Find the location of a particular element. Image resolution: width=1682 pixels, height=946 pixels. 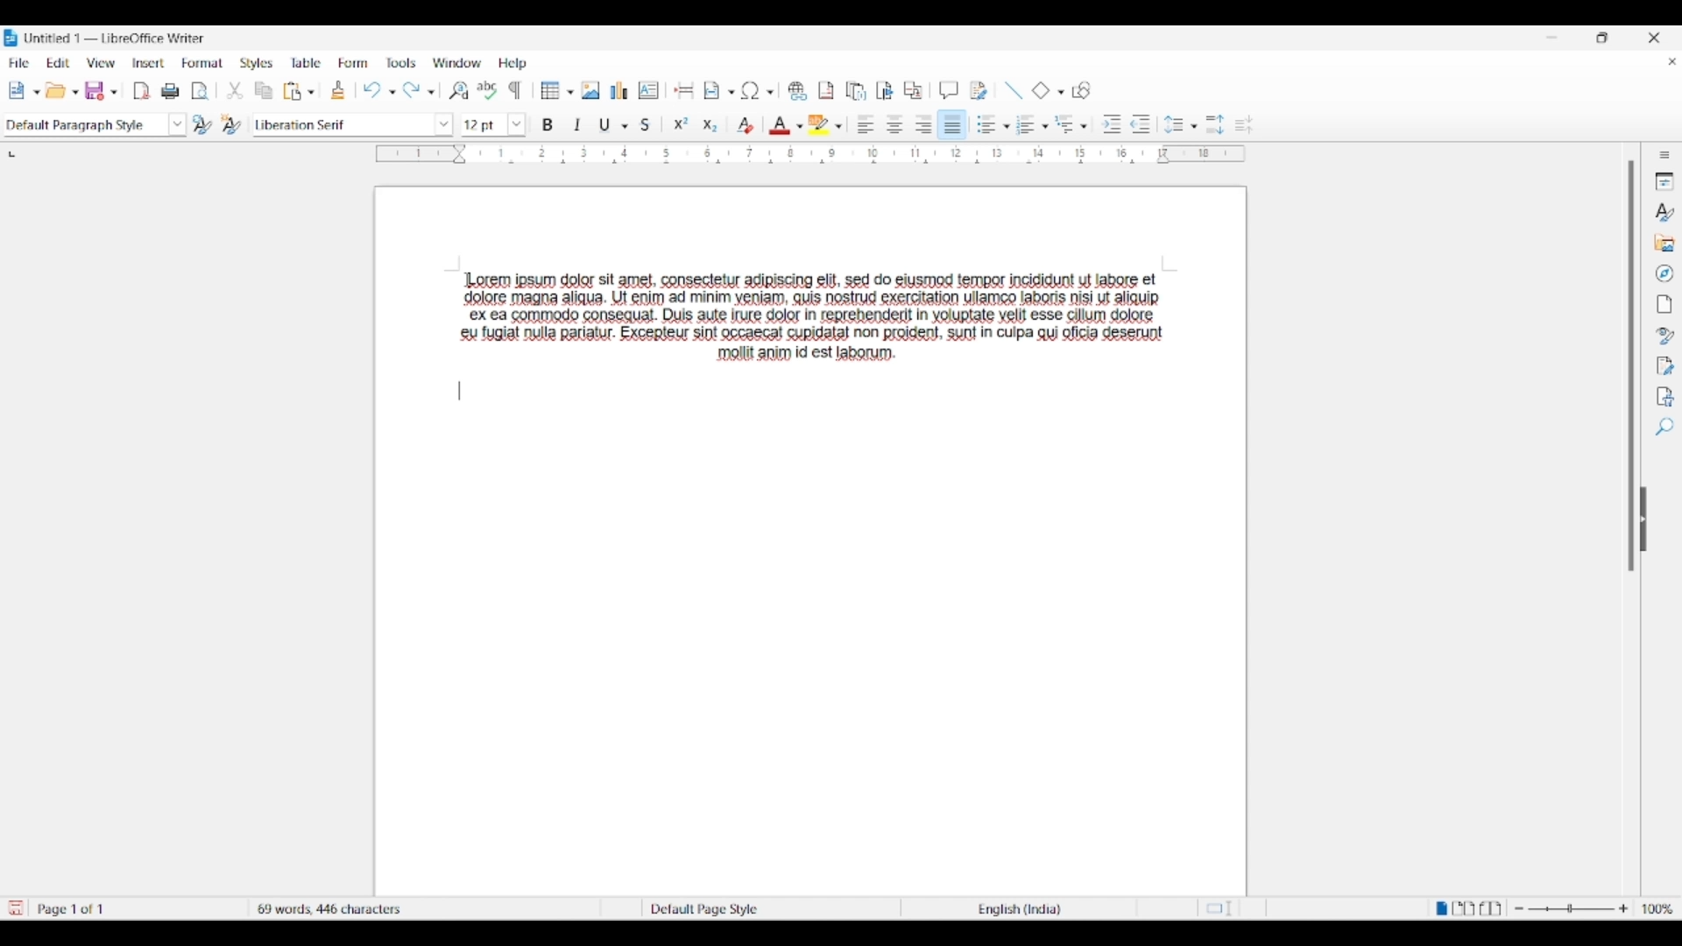

Subscript is located at coordinates (710, 126).